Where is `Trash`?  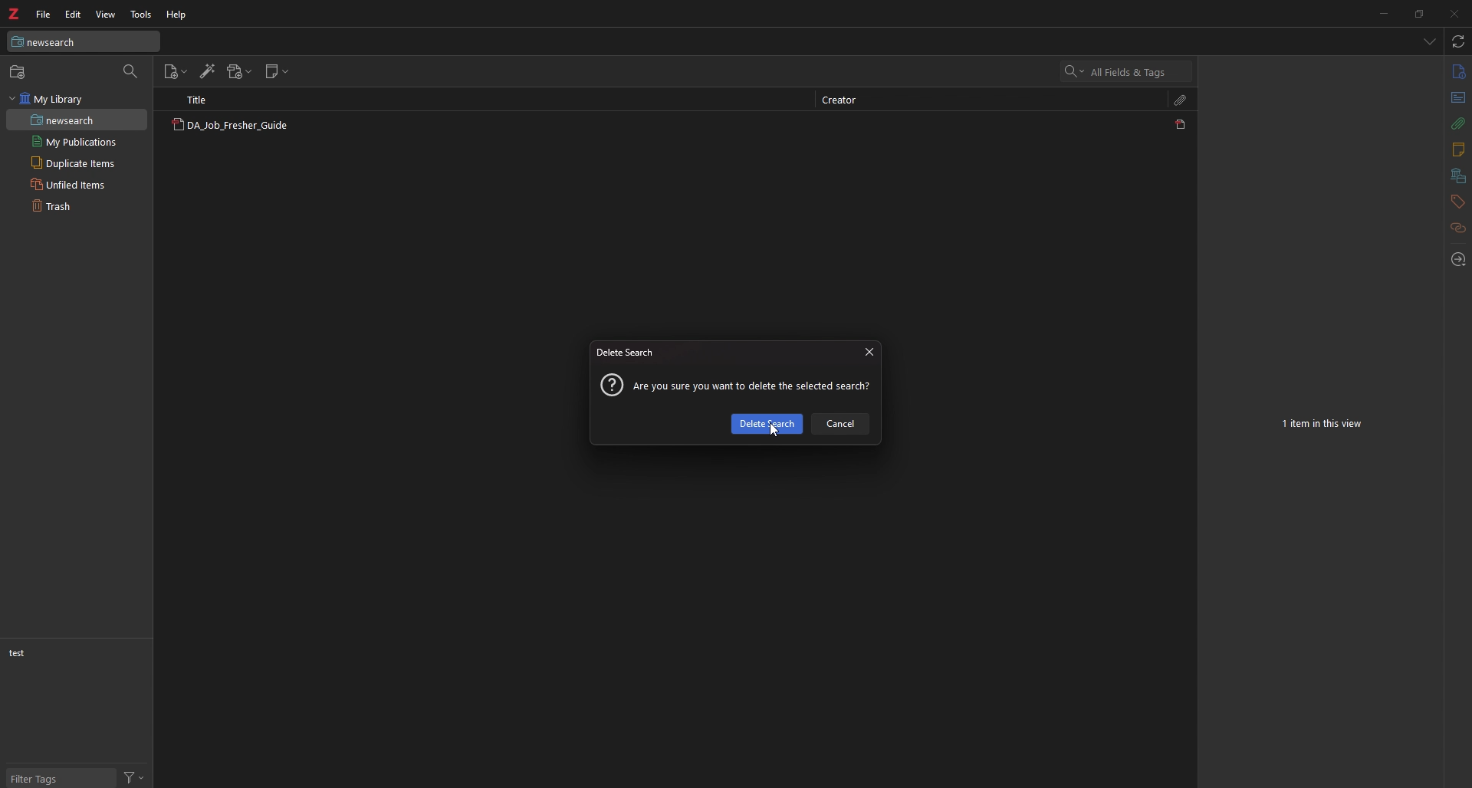 Trash is located at coordinates (51, 206).